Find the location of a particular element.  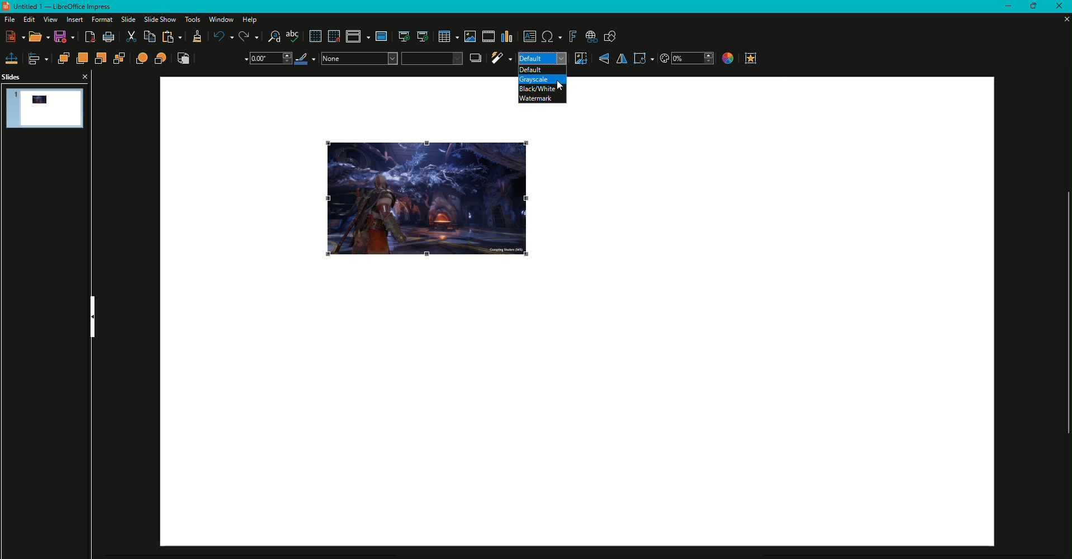

Fontwork is located at coordinates (572, 37).